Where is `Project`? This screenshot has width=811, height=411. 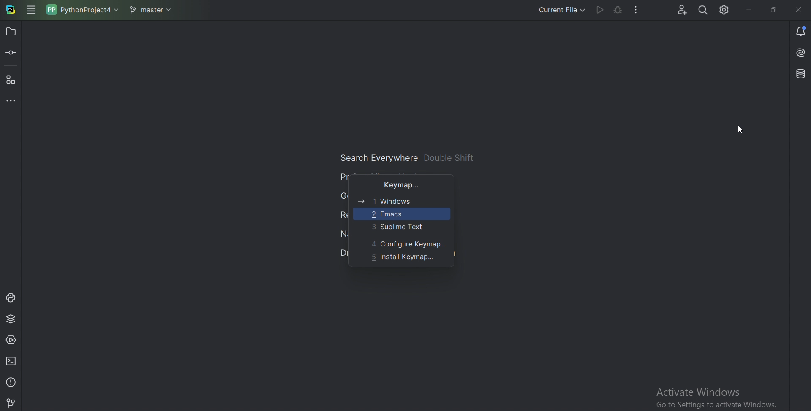 Project is located at coordinates (12, 32).